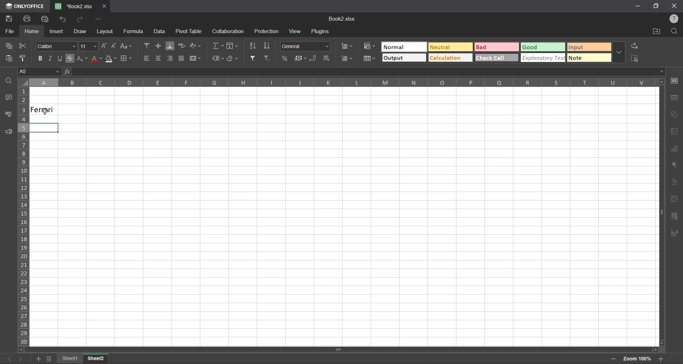 The width and height of the screenshot is (683, 364). Describe the element at coordinates (400, 46) in the screenshot. I see `normal` at that location.